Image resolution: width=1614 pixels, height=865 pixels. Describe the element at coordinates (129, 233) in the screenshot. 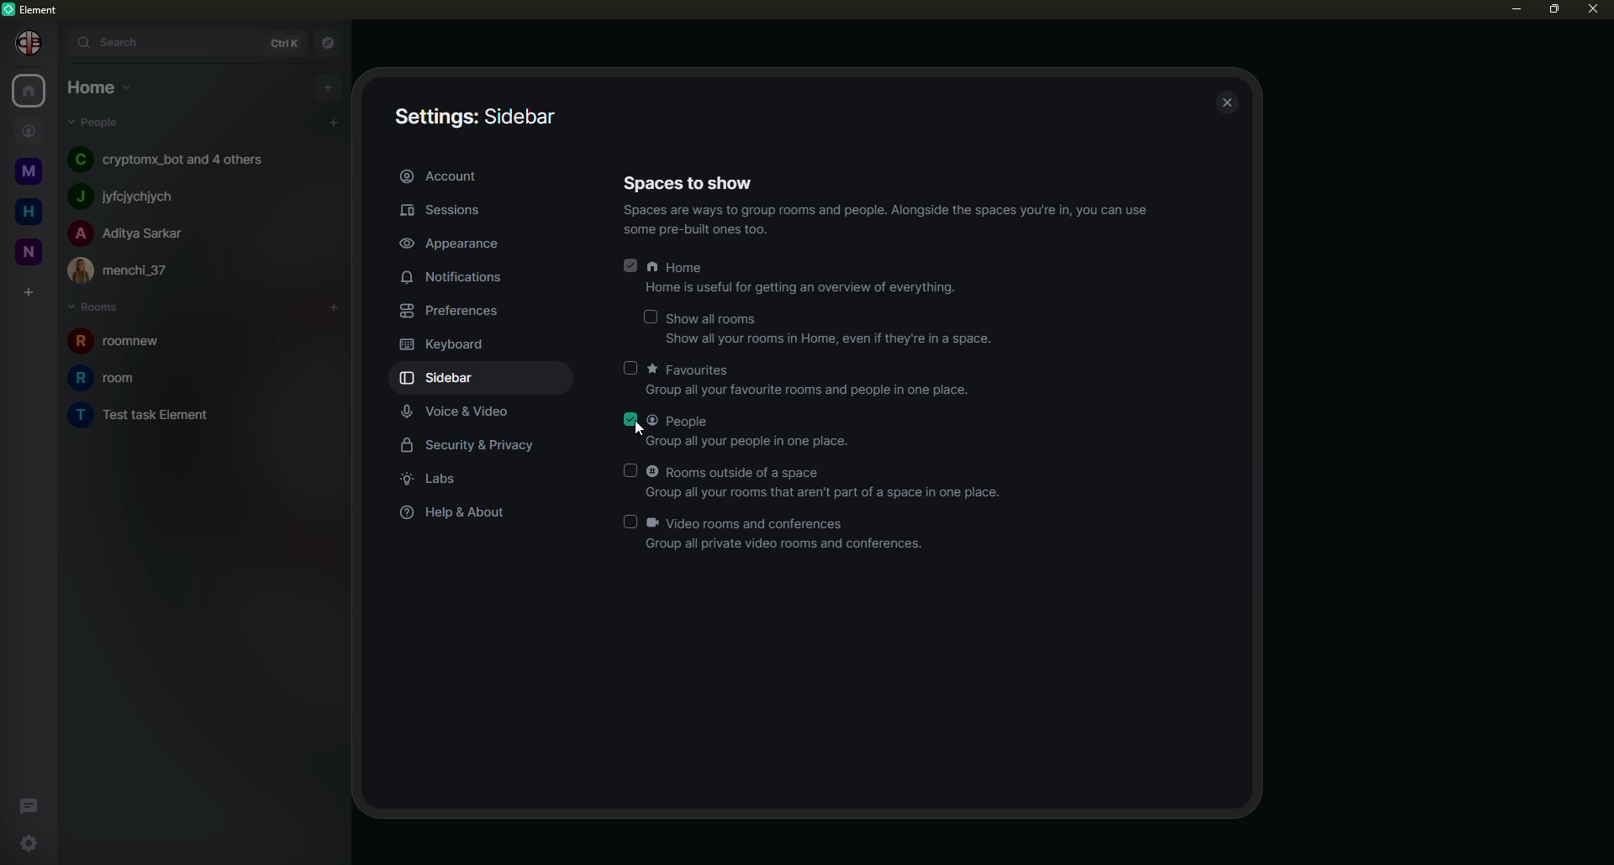

I see `people` at that location.